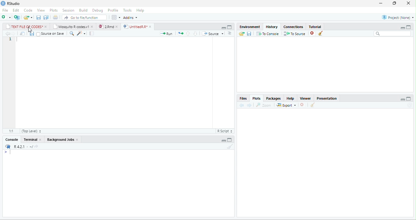 Image resolution: width=416 pixels, height=220 pixels. I want to click on Help, so click(291, 98).